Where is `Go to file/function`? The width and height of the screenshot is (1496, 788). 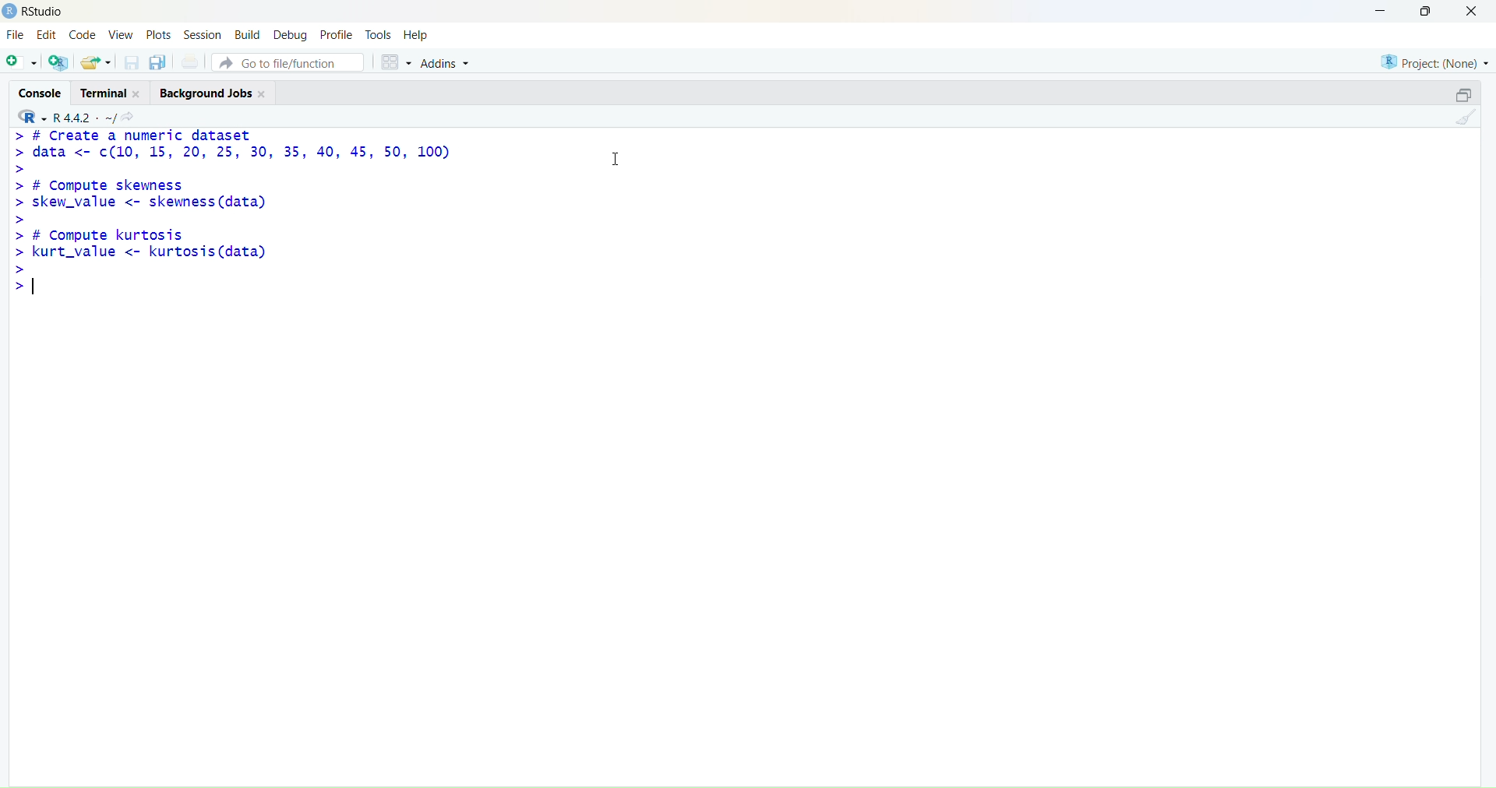
Go to file/function is located at coordinates (290, 62).